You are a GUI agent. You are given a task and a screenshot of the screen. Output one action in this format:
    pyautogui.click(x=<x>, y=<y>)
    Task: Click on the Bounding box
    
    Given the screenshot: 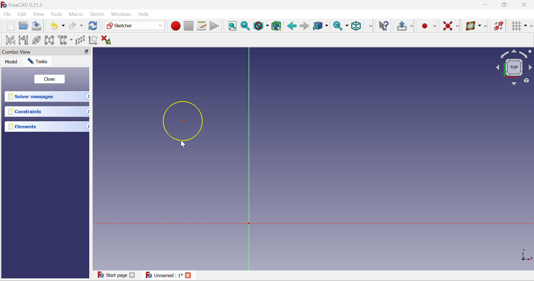 What is the action you would take?
    pyautogui.click(x=276, y=26)
    